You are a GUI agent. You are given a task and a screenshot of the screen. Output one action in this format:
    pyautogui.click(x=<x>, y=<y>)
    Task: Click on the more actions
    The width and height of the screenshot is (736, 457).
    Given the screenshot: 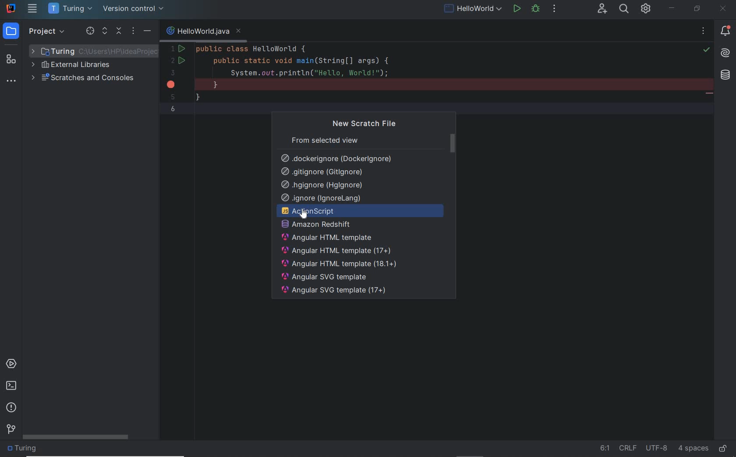 What is the action you would take?
    pyautogui.click(x=555, y=10)
    